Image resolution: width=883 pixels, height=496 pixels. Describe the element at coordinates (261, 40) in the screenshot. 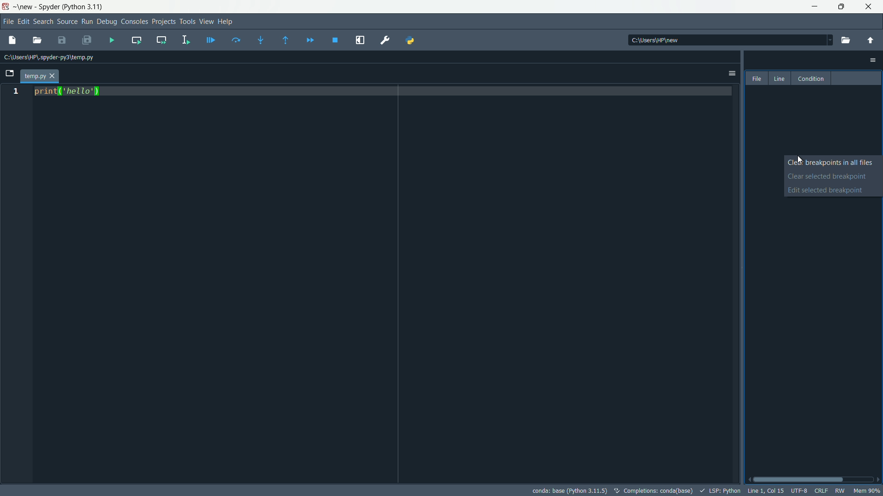

I see `step into function` at that location.